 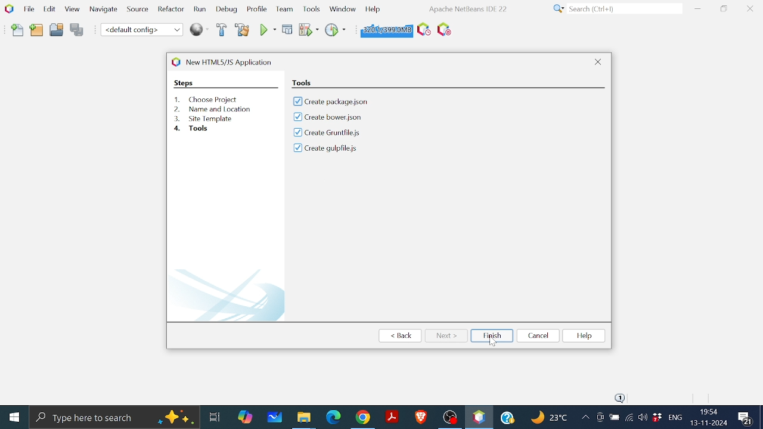 I want to click on Date and time, so click(x=708, y=418).